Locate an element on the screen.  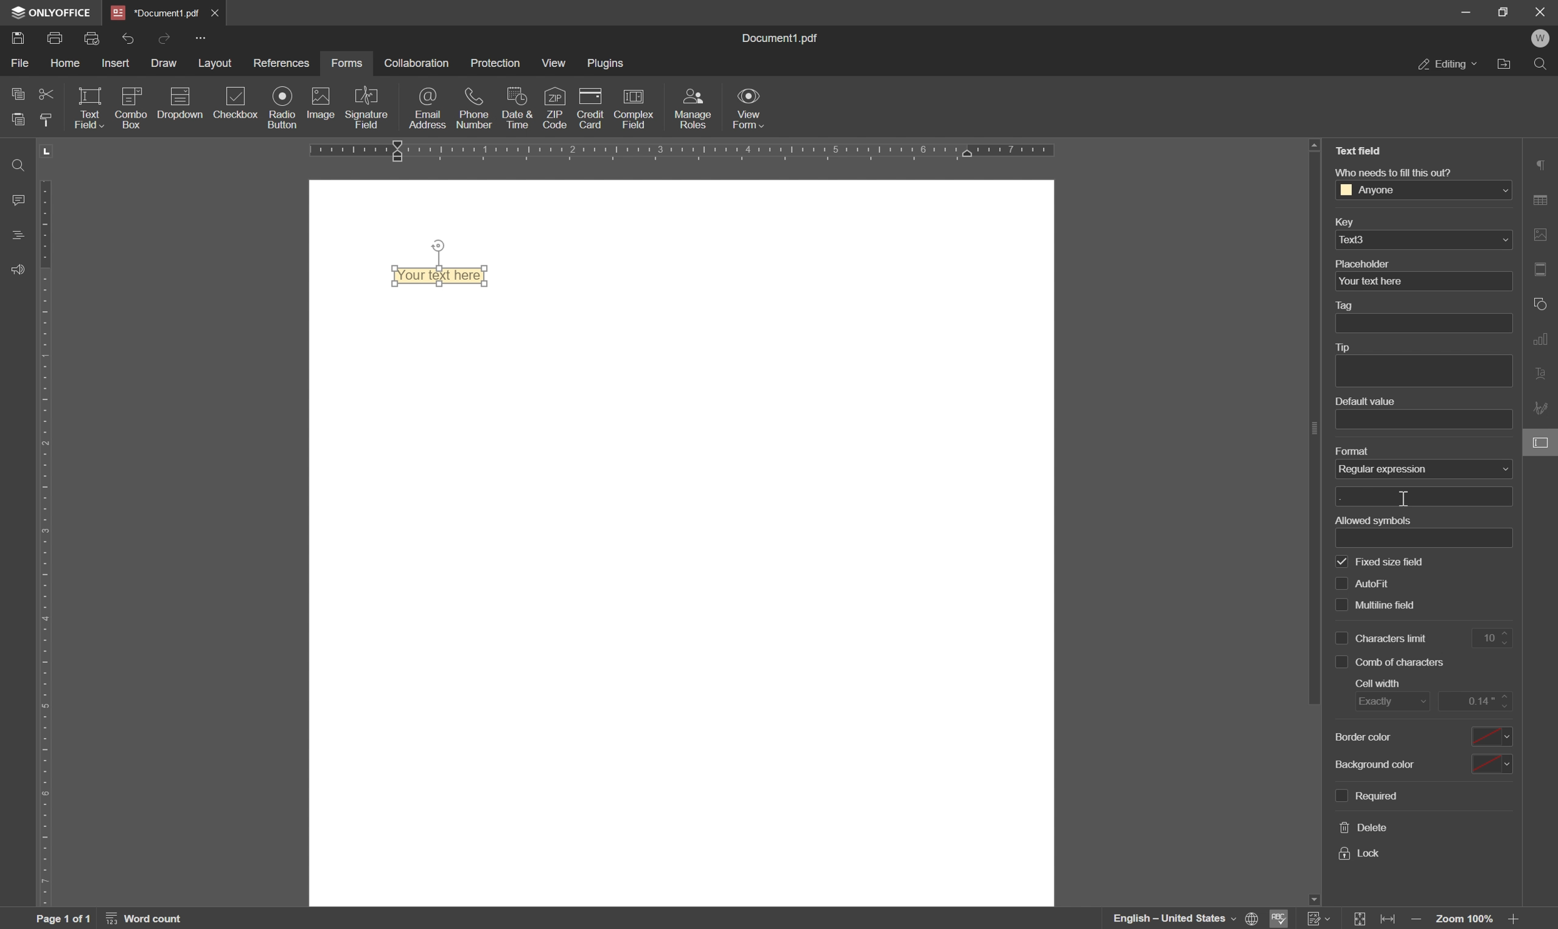
default value textbox is located at coordinates (1426, 419).